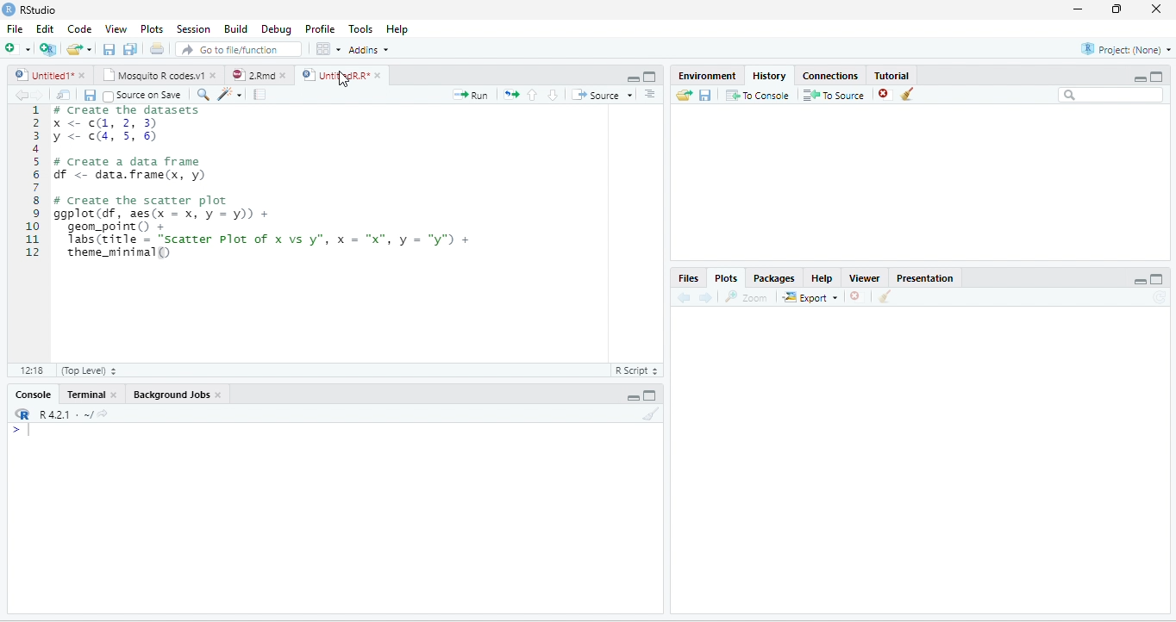 Image resolution: width=1176 pixels, height=622 pixels. What do you see at coordinates (29, 9) in the screenshot?
I see `RStudio` at bounding box center [29, 9].